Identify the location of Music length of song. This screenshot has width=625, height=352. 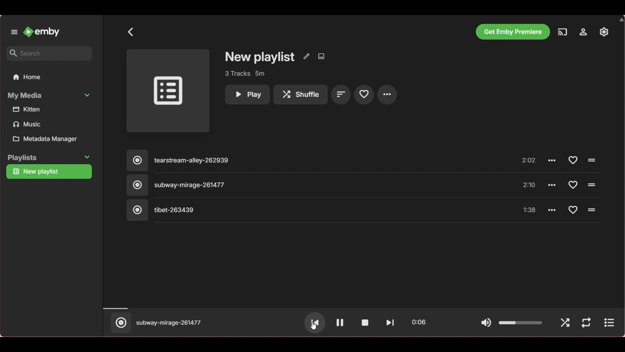
(530, 185).